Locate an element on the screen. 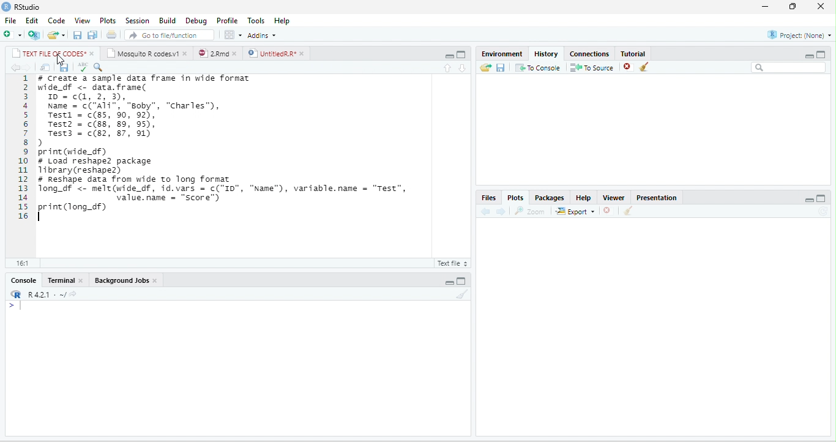 Image resolution: width=836 pixels, height=442 pixels. clear is located at coordinates (629, 211).